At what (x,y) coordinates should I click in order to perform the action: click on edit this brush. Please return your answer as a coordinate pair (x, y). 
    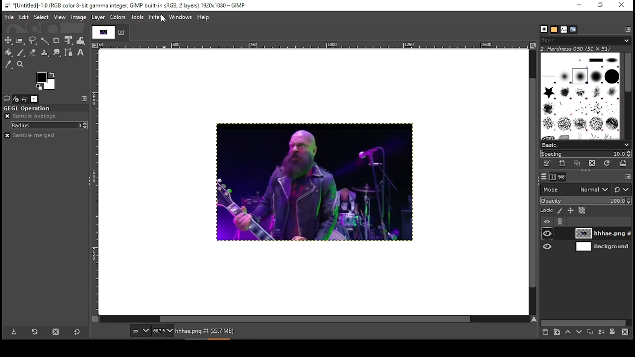
    Looking at the image, I should click on (549, 165).